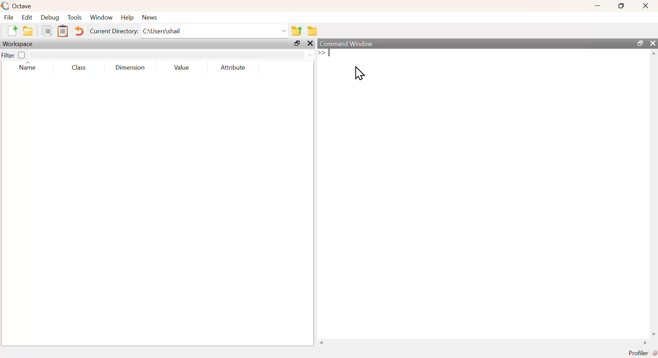 The width and height of the screenshot is (658, 358). I want to click on open an existing file in editor, so click(28, 31).